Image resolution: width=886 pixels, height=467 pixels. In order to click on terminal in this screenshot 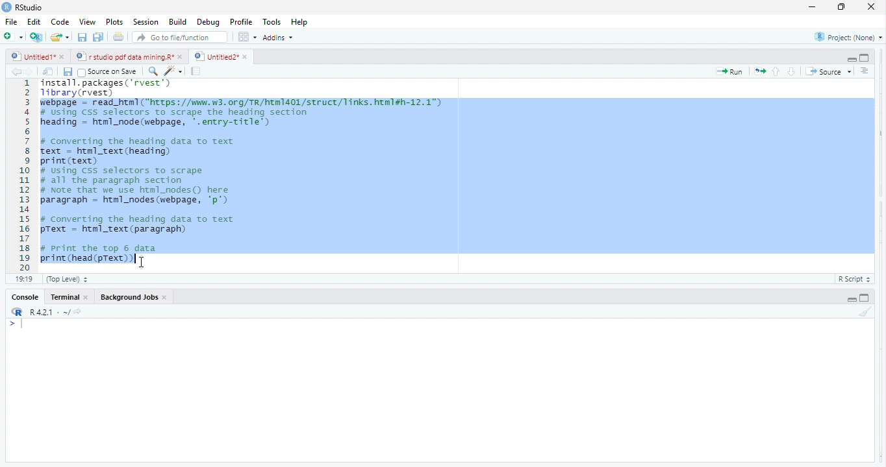, I will do `click(66, 297)`.